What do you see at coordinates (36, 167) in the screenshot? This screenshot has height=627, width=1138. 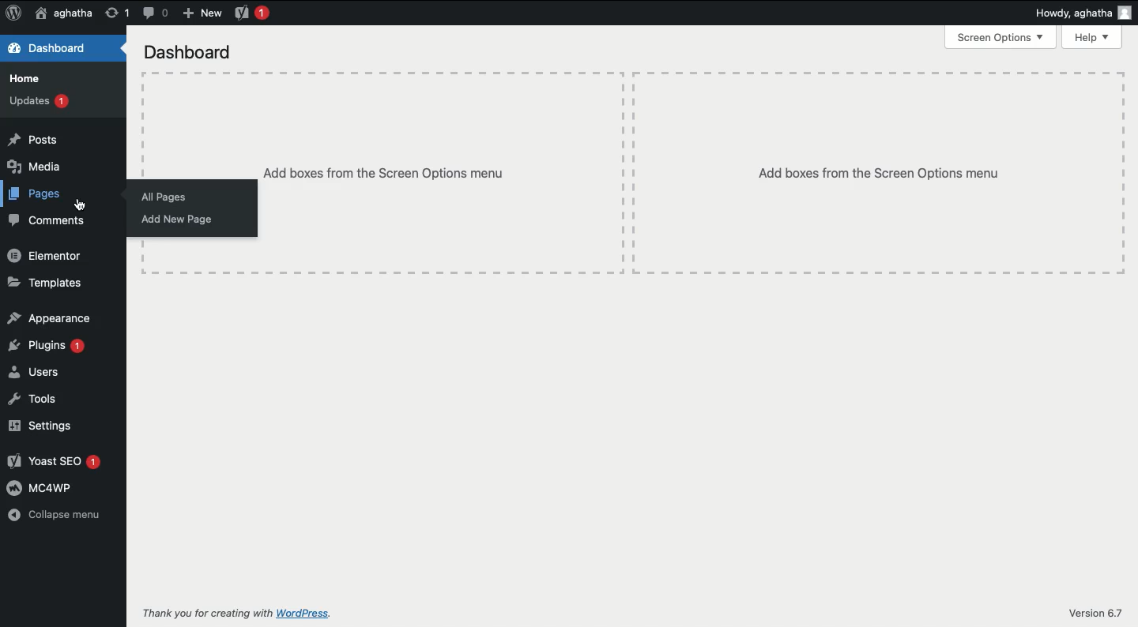 I see `Media` at bounding box center [36, 167].